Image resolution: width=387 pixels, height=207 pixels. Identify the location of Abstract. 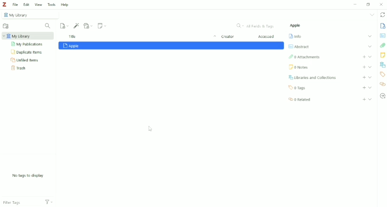
(299, 46).